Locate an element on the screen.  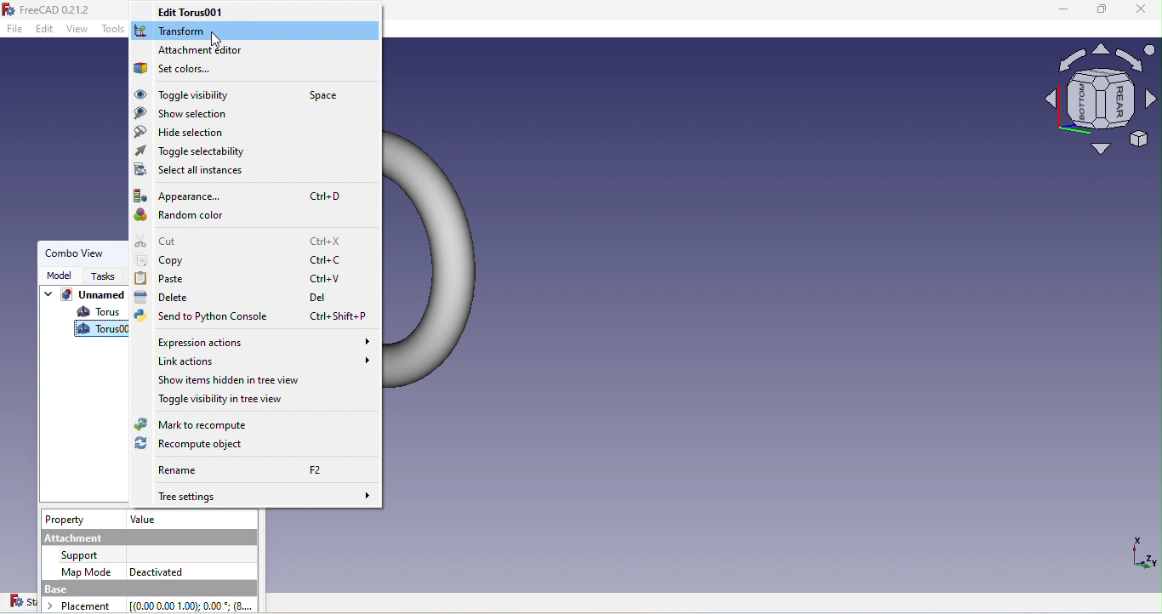
Map Mode is located at coordinates (88, 571).